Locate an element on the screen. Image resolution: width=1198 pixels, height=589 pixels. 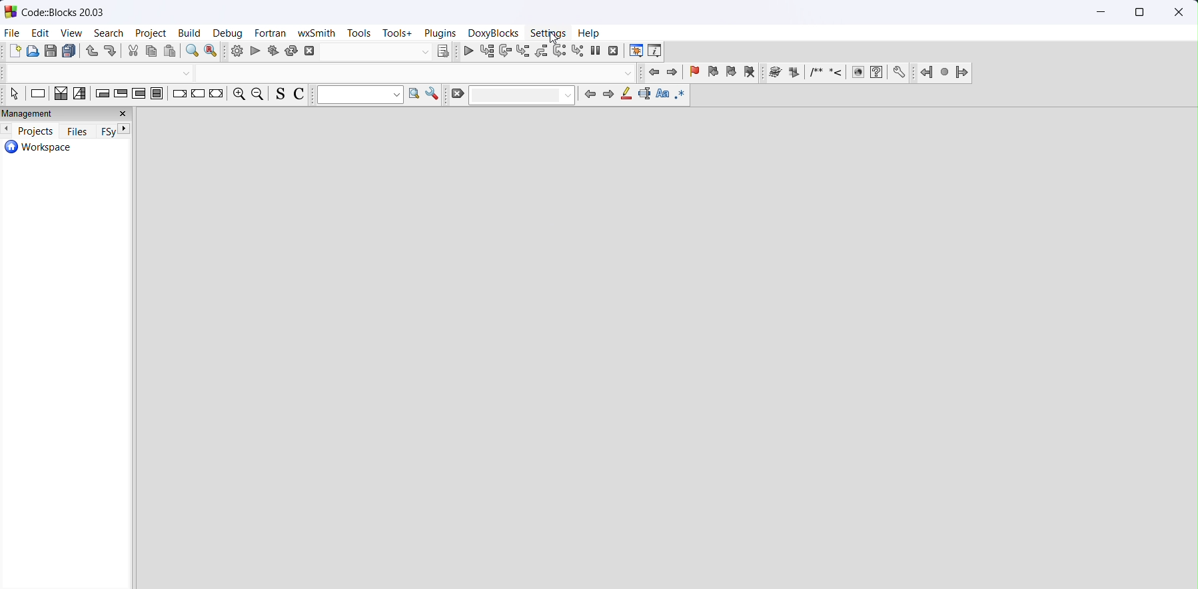
next  is located at coordinates (125, 129).